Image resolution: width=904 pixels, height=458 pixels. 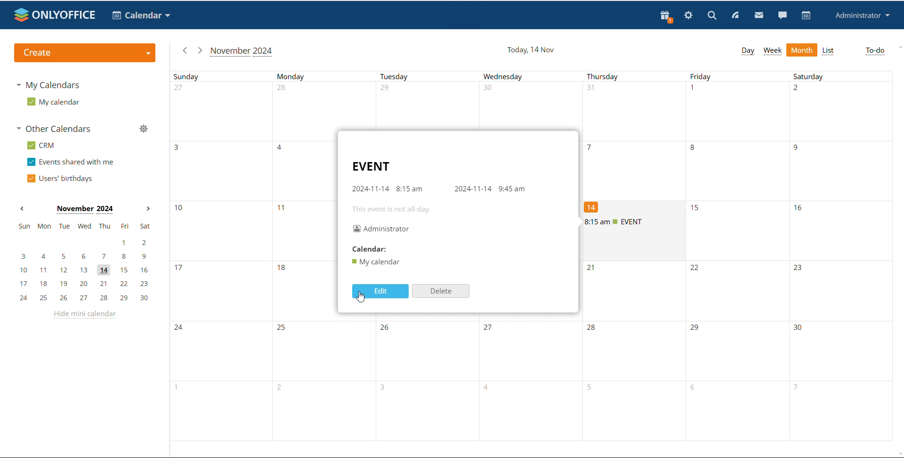 What do you see at coordinates (472, 189) in the screenshot?
I see `end date` at bounding box center [472, 189].